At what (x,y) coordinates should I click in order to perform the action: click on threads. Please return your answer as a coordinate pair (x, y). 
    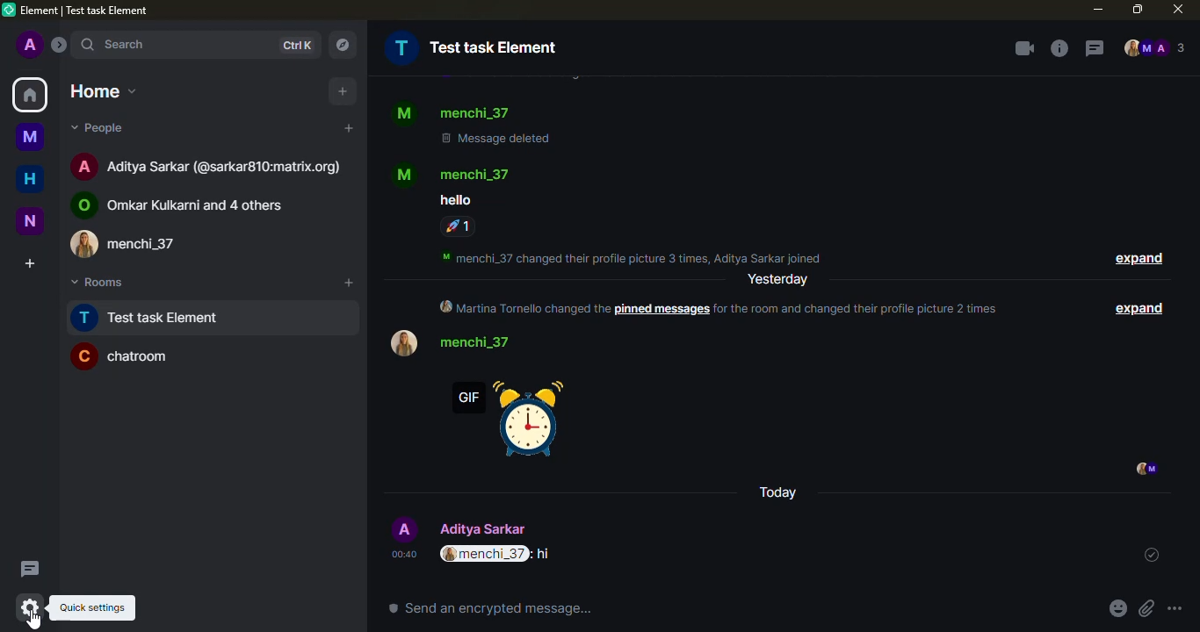
    Looking at the image, I should click on (28, 568).